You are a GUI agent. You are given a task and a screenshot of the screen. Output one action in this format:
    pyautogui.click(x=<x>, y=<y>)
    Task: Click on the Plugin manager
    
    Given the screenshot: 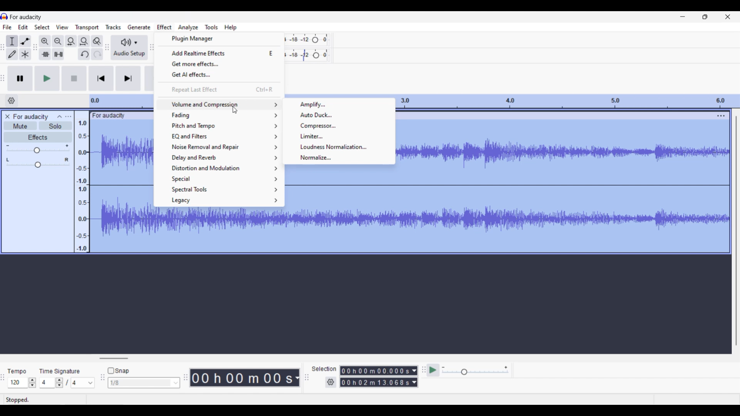 What is the action you would take?
    pyautogui.click(x=220, y=39)
    